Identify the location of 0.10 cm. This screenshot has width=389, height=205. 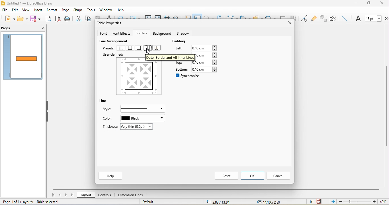
(206, 48).